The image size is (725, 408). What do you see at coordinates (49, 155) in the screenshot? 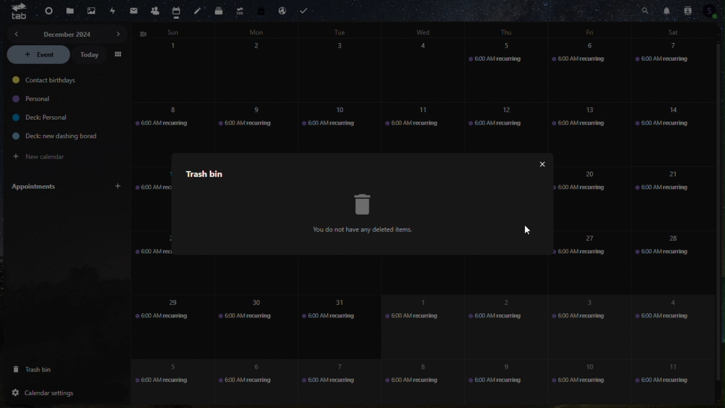
I see `new calendar` at bounding box center [49, 155].